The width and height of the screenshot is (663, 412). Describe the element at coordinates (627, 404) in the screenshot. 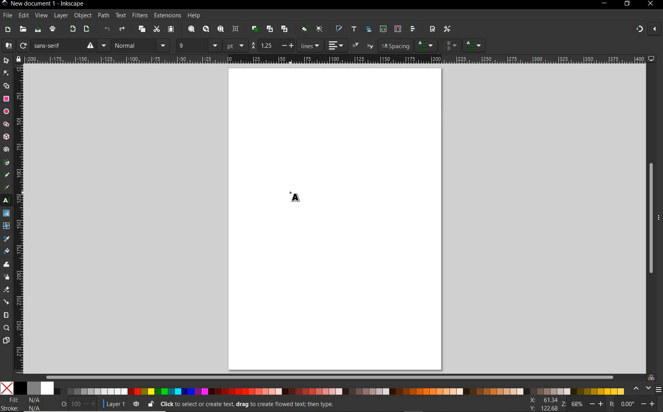

I see `0` at that location.